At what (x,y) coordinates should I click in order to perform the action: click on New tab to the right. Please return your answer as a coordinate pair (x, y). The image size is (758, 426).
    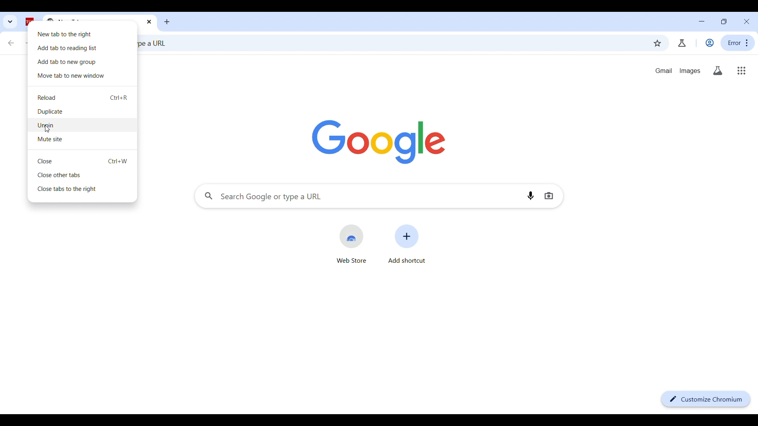
    Looking at the image, I should click on (83, 34).